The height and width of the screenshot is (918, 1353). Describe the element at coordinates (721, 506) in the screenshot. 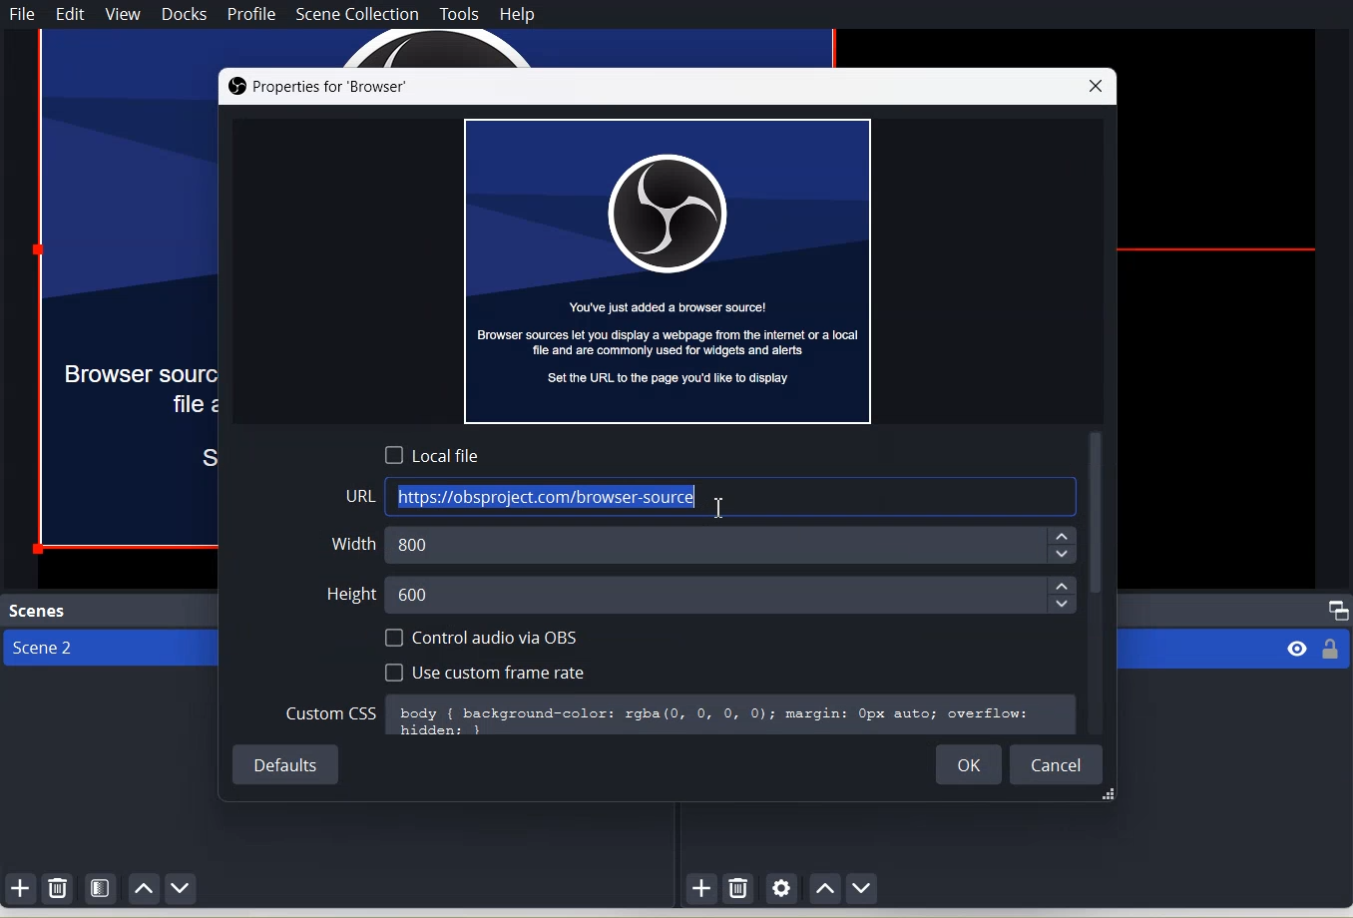

I see `Text Cursor` at that location.